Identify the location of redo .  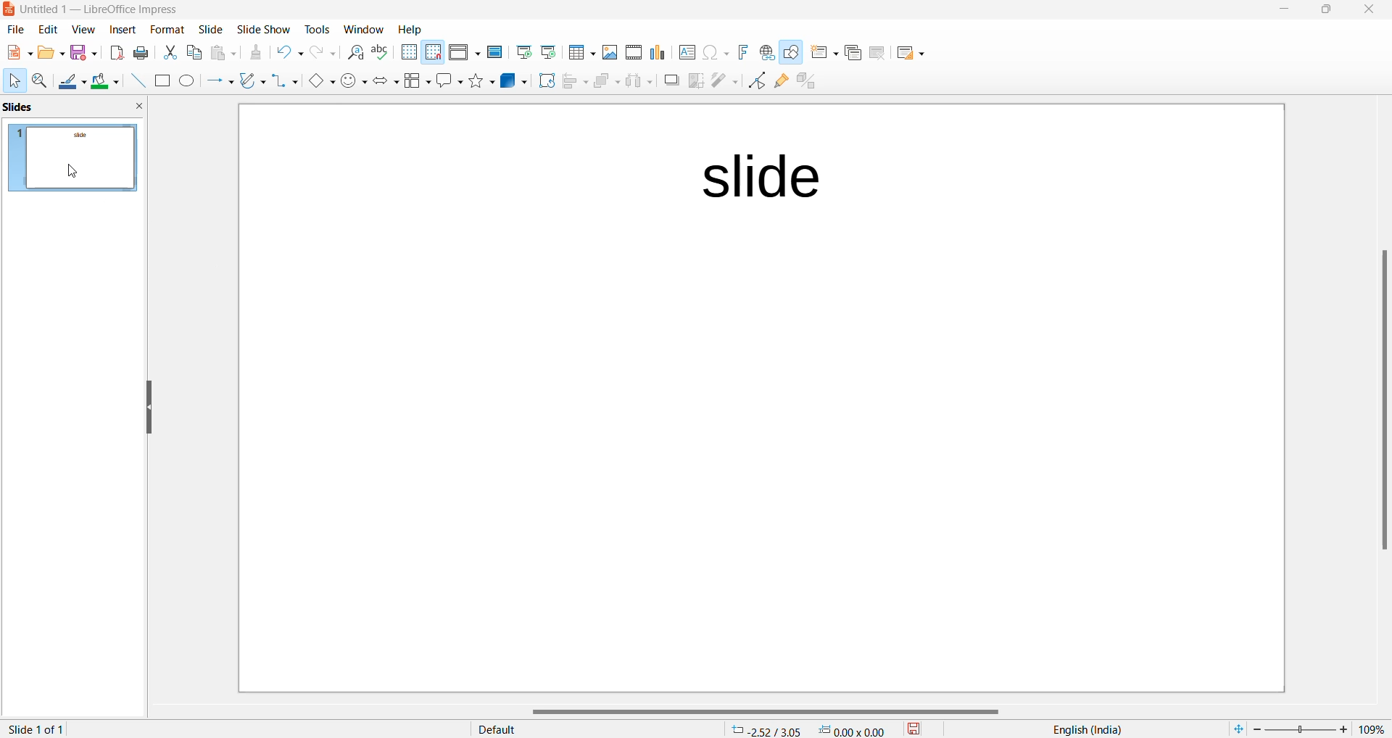
(323, 55).